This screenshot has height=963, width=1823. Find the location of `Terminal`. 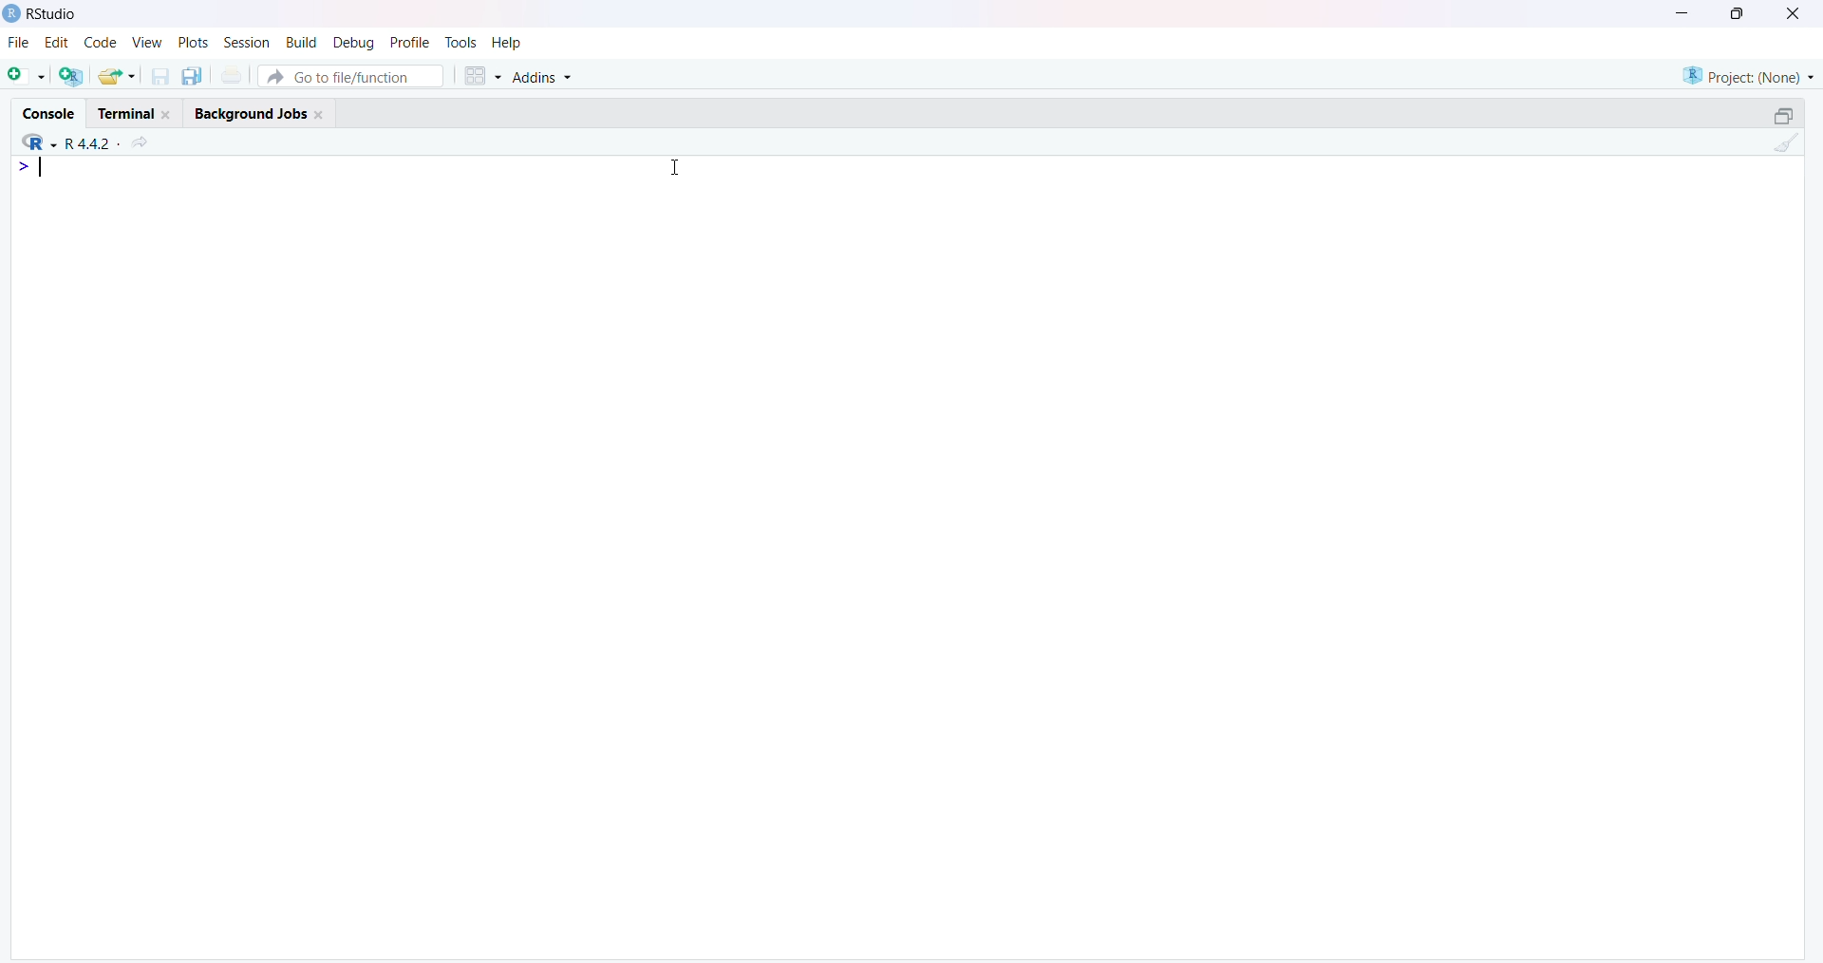

Terminal is located at coordinates (136, 110).